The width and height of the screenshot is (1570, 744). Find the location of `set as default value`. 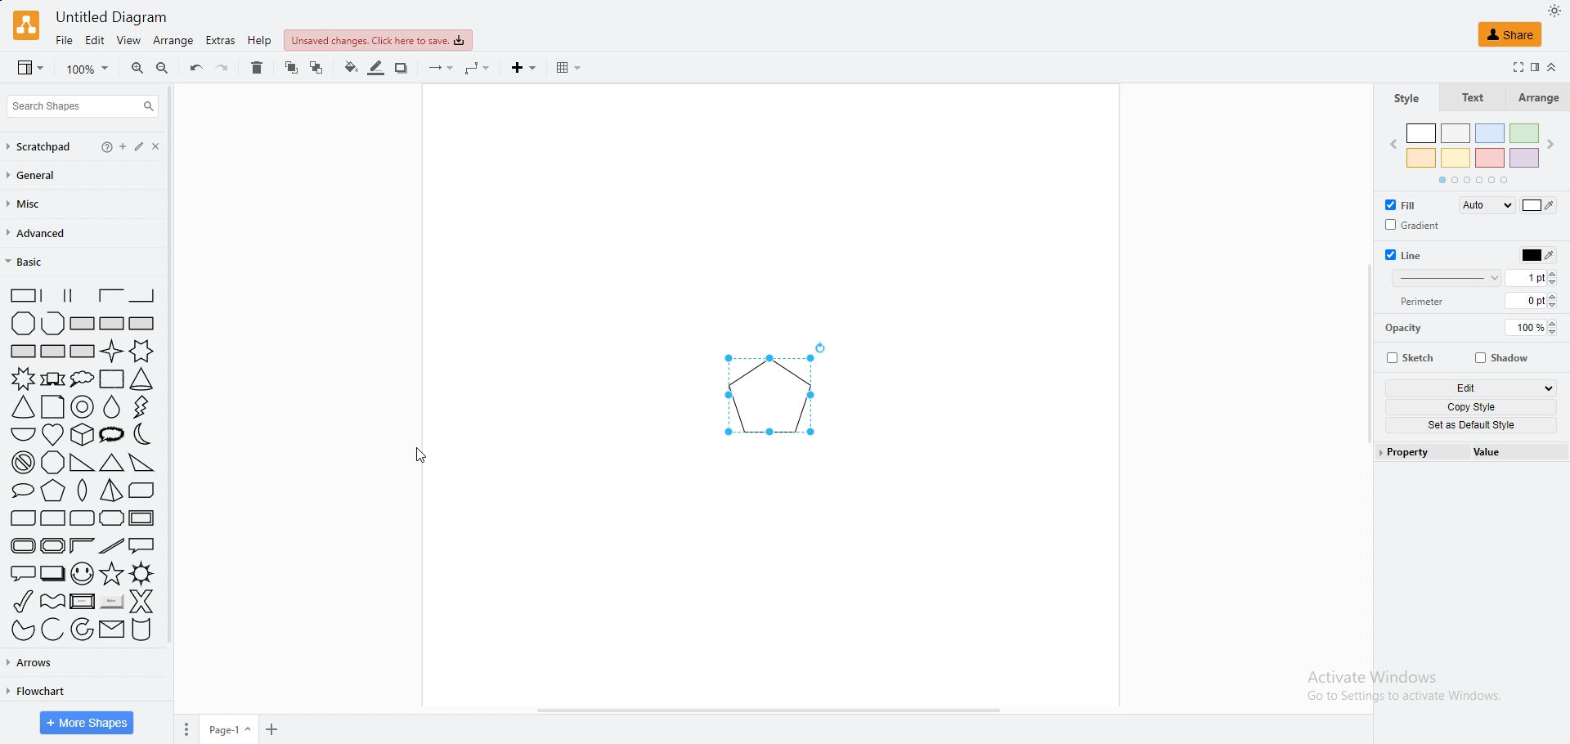

set as default value is located at coordinates (1472, 425).